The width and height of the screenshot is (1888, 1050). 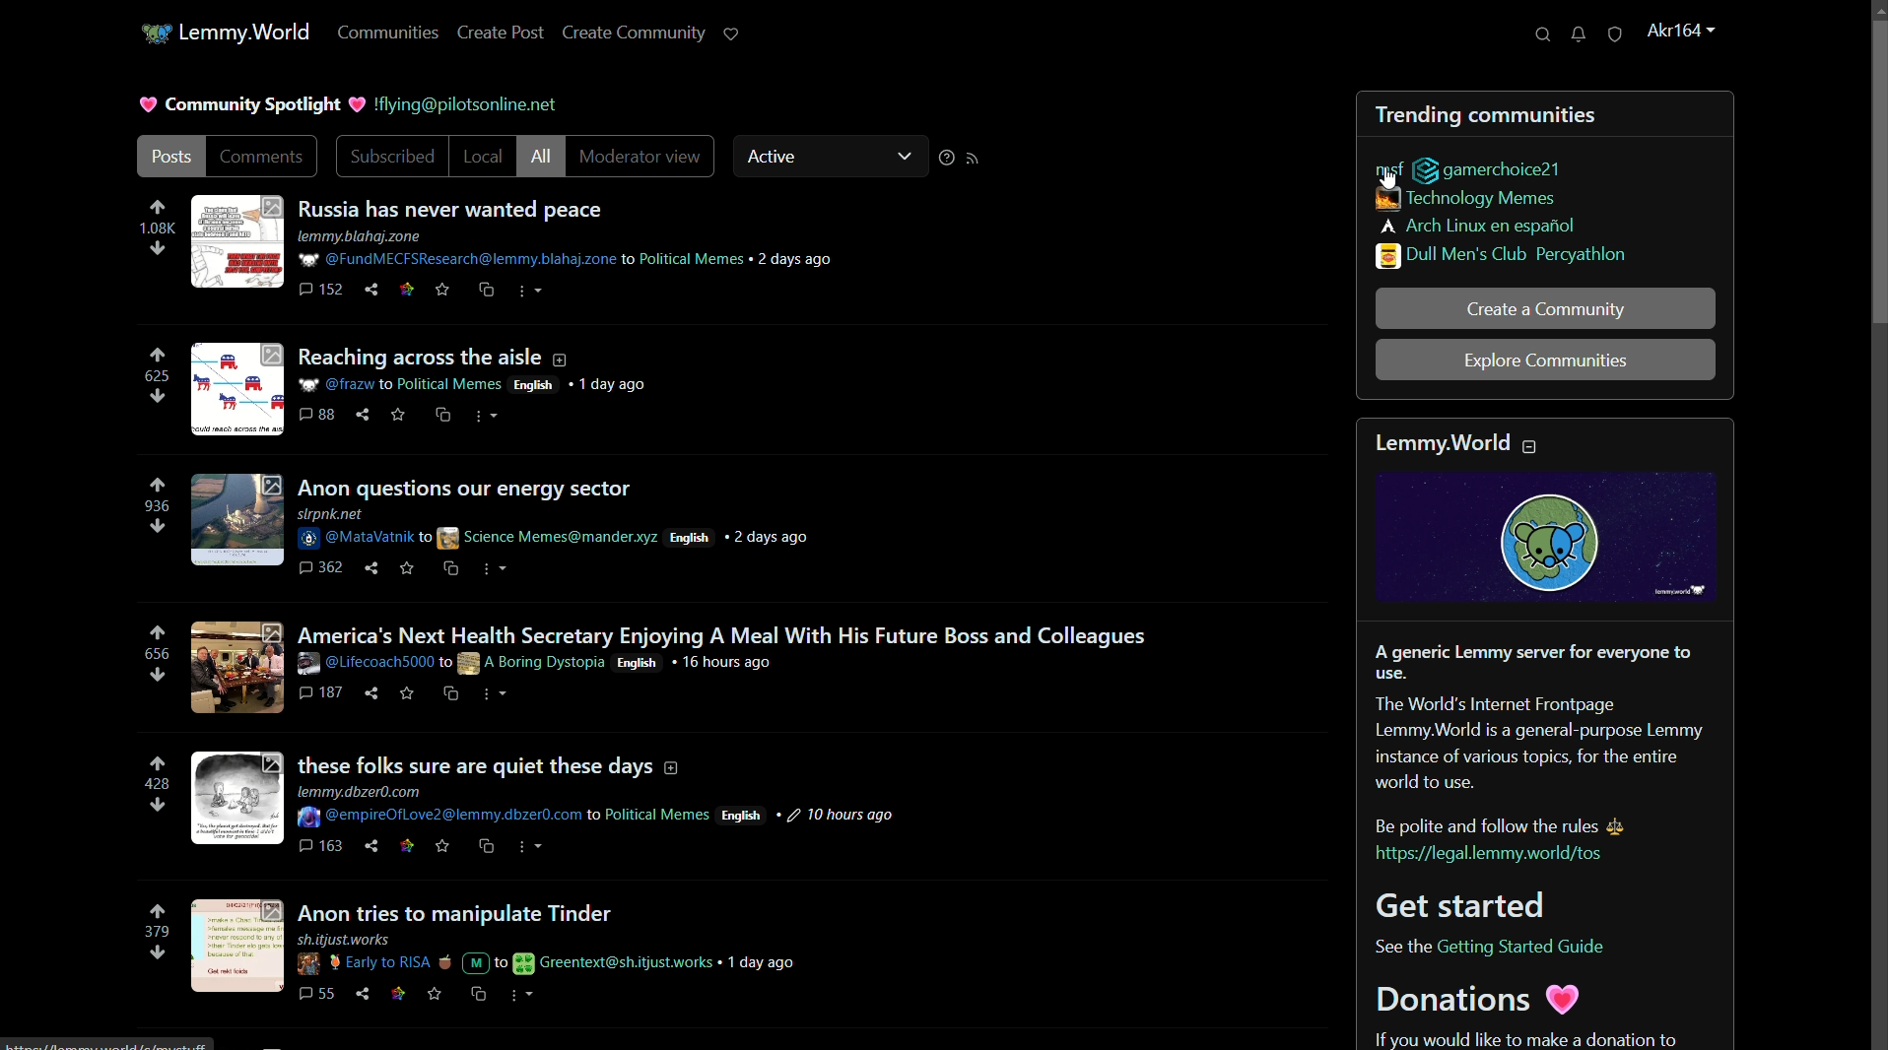 What do you see at coordinates (1544, 34) in the screenshot?
I see `search` at bounding box center [1544, 34].